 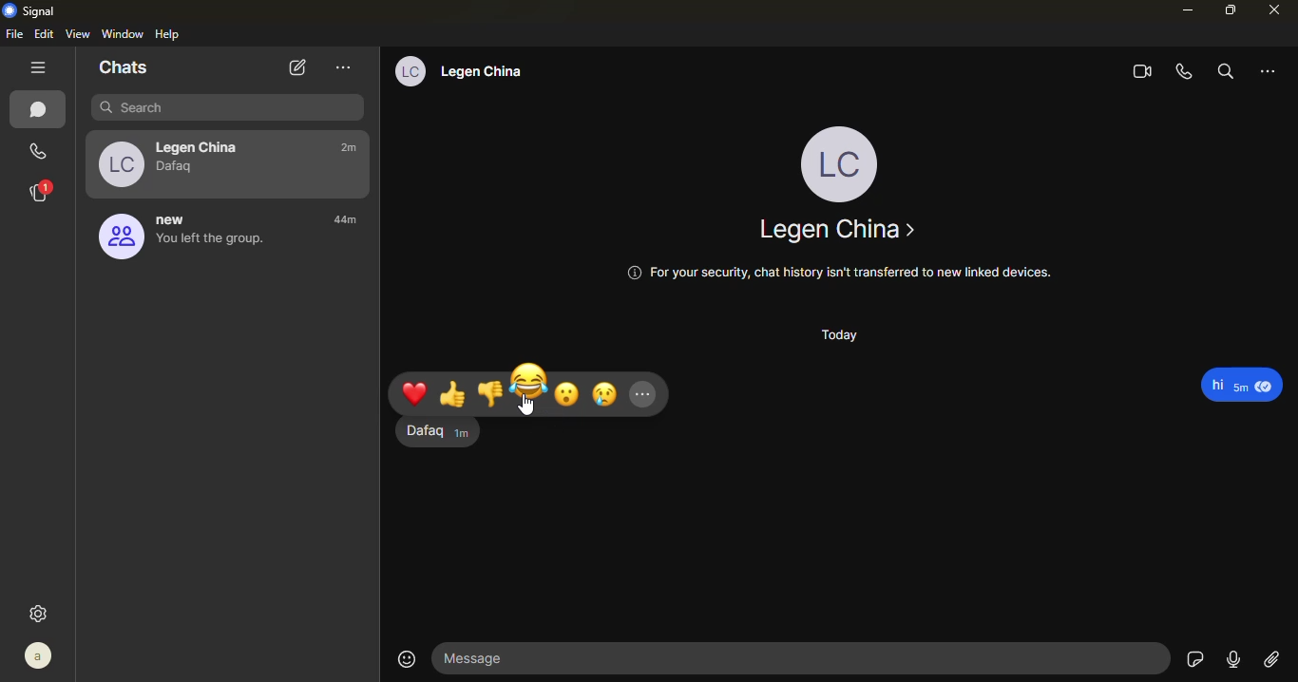 What do you see at coordinates (431, 435) in the screenshot?
I see `reply - Dafaq 1m` at bounding box center [431, 435].